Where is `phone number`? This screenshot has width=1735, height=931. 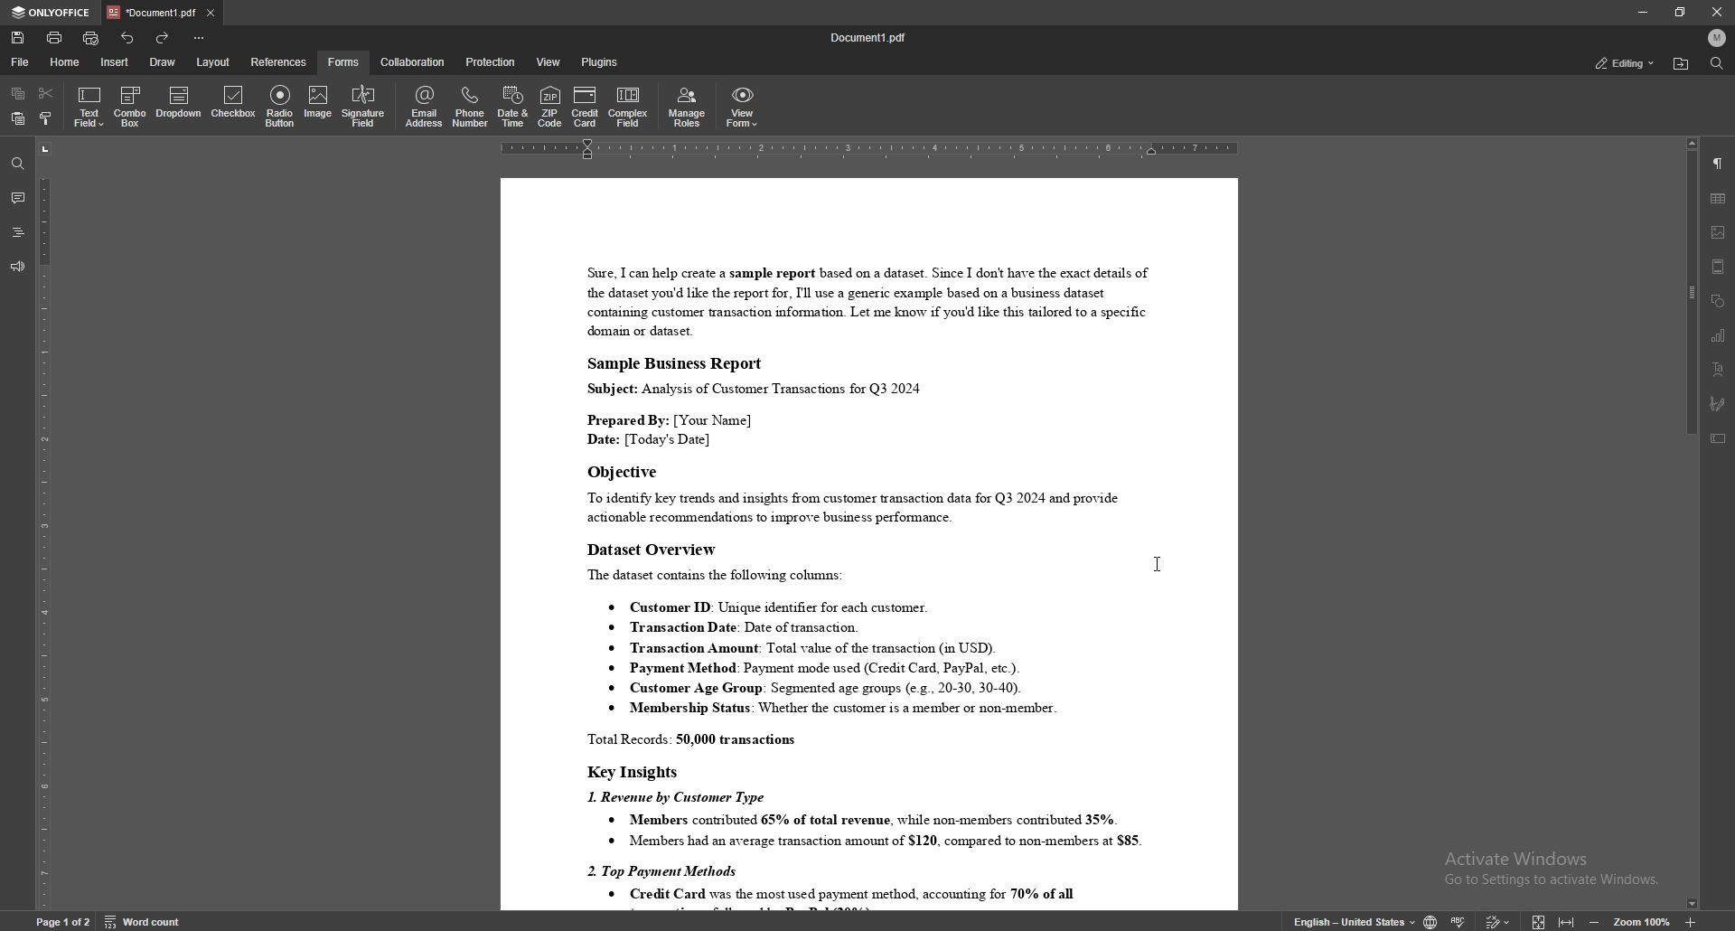 phone number is located at coordinates (472, 107).